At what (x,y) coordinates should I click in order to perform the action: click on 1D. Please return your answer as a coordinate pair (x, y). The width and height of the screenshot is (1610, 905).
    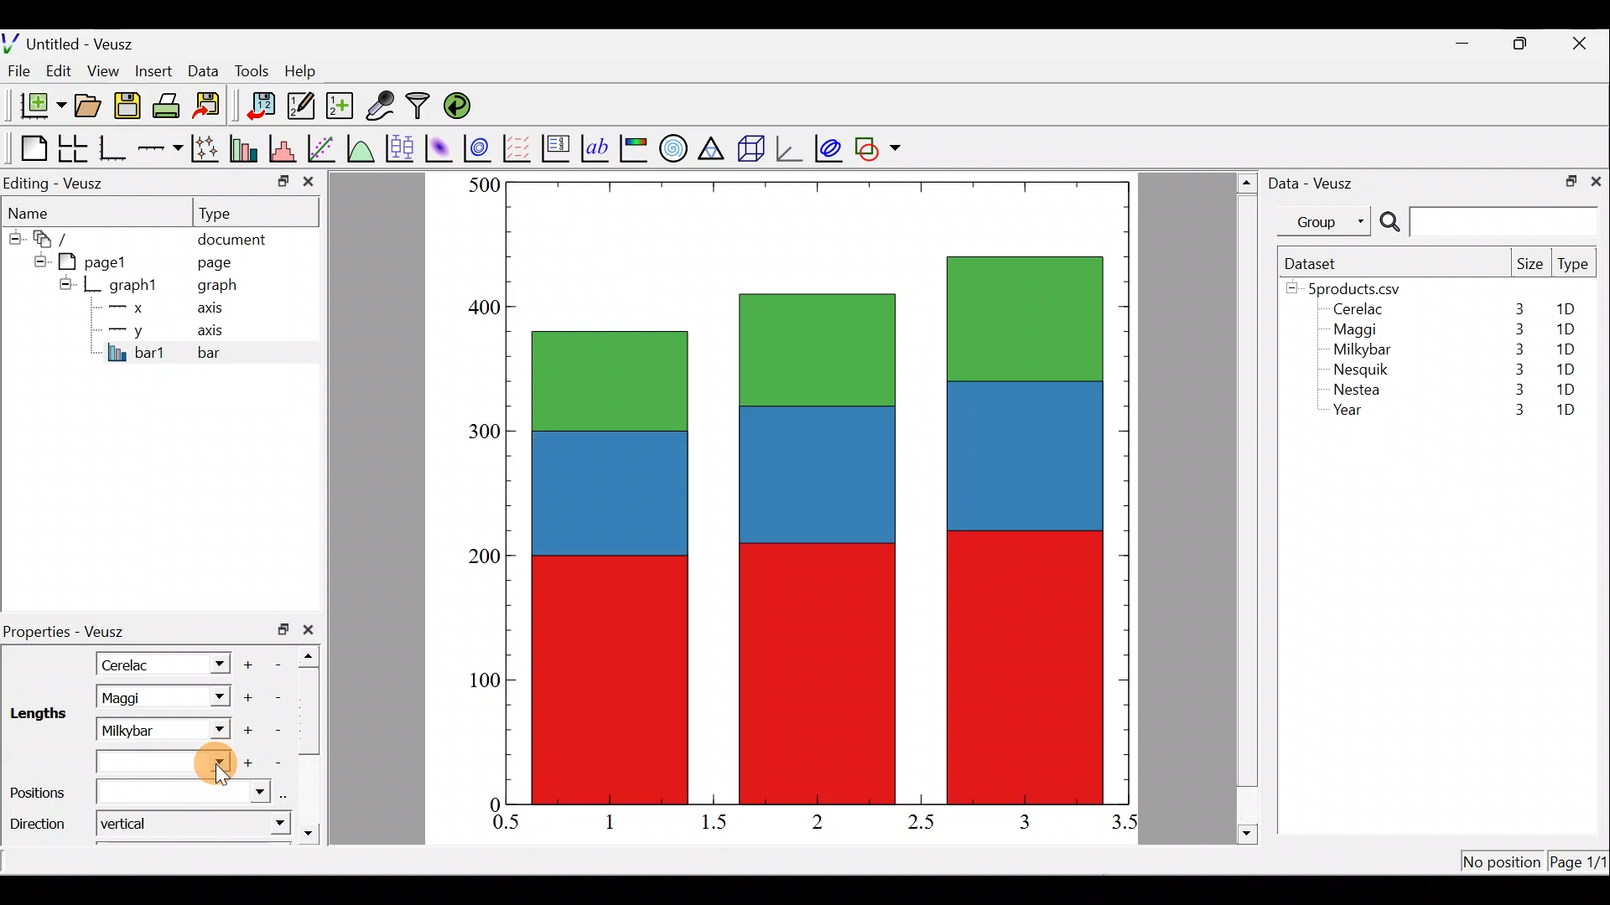
    Looking at the image, I should click on (1571, 309).